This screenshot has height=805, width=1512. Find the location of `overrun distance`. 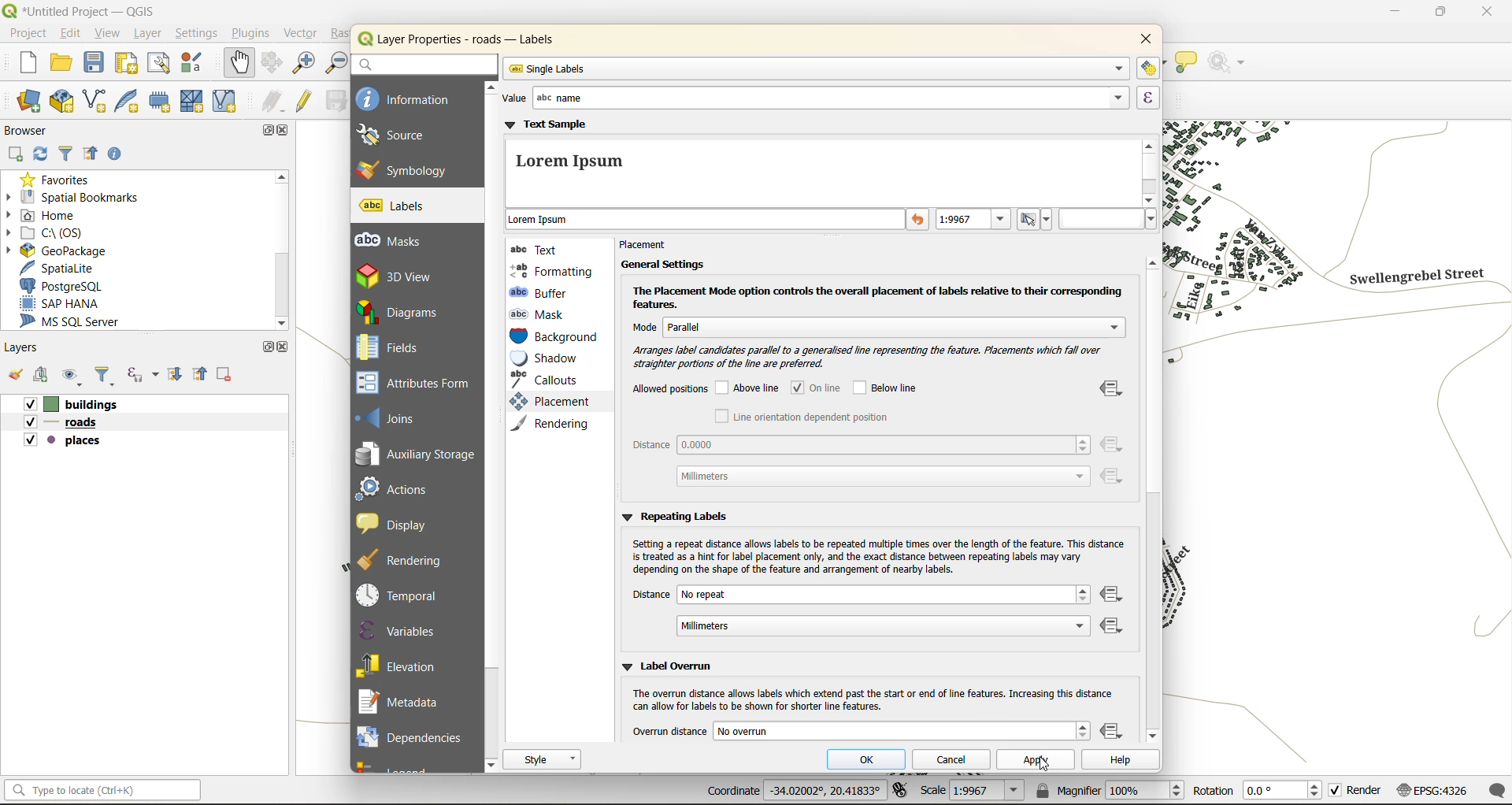

overrun distance is located at coordinates (860, 730).